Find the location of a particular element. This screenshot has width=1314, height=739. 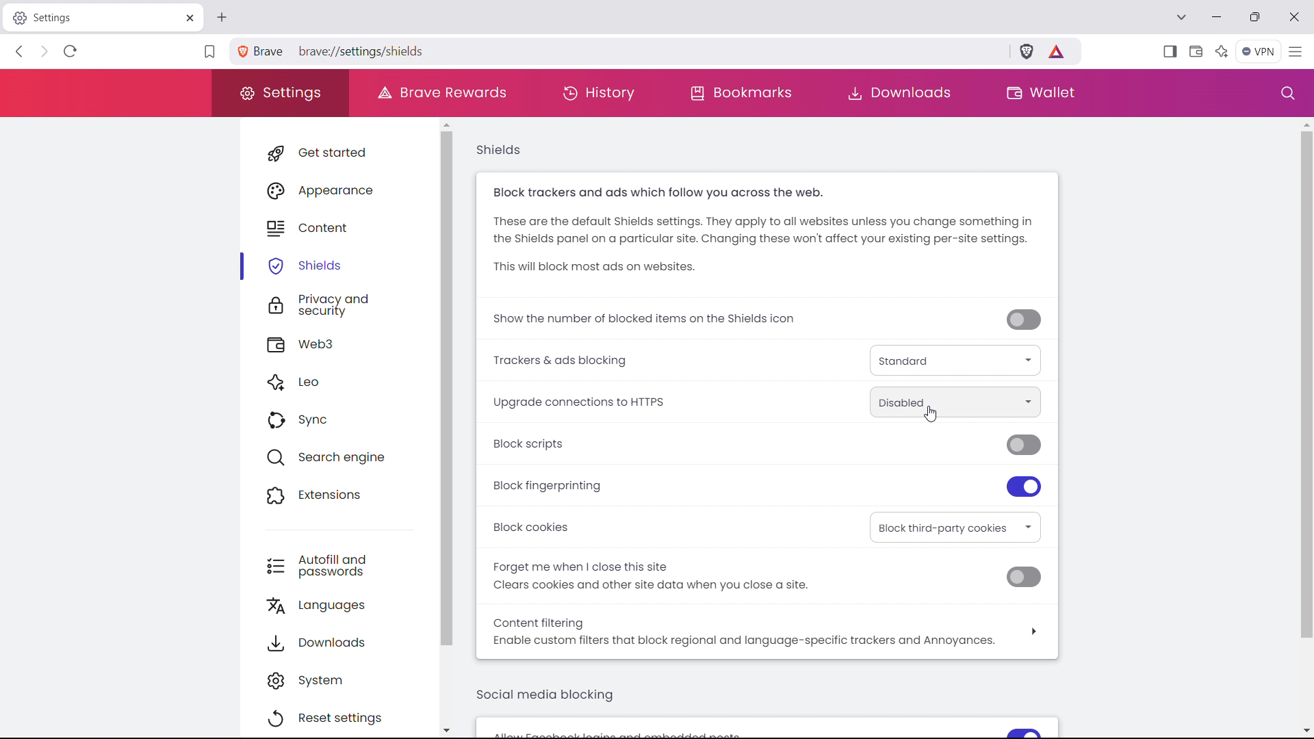

web3 is located at coordinates (348, 343).